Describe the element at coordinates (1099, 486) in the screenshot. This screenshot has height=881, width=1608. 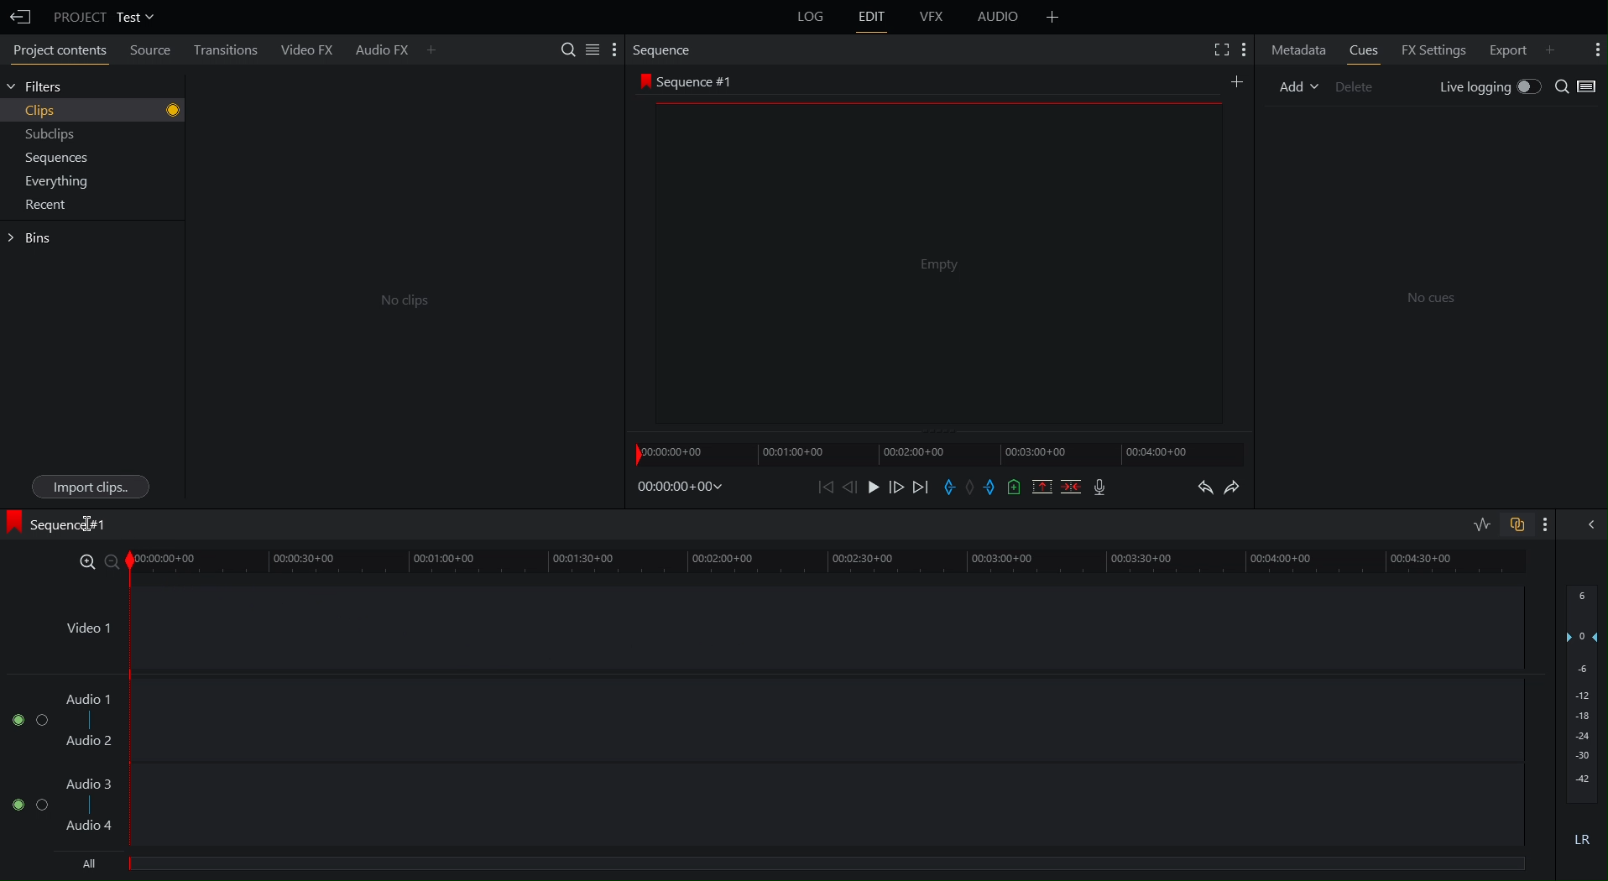
I see `Mic` at that location.